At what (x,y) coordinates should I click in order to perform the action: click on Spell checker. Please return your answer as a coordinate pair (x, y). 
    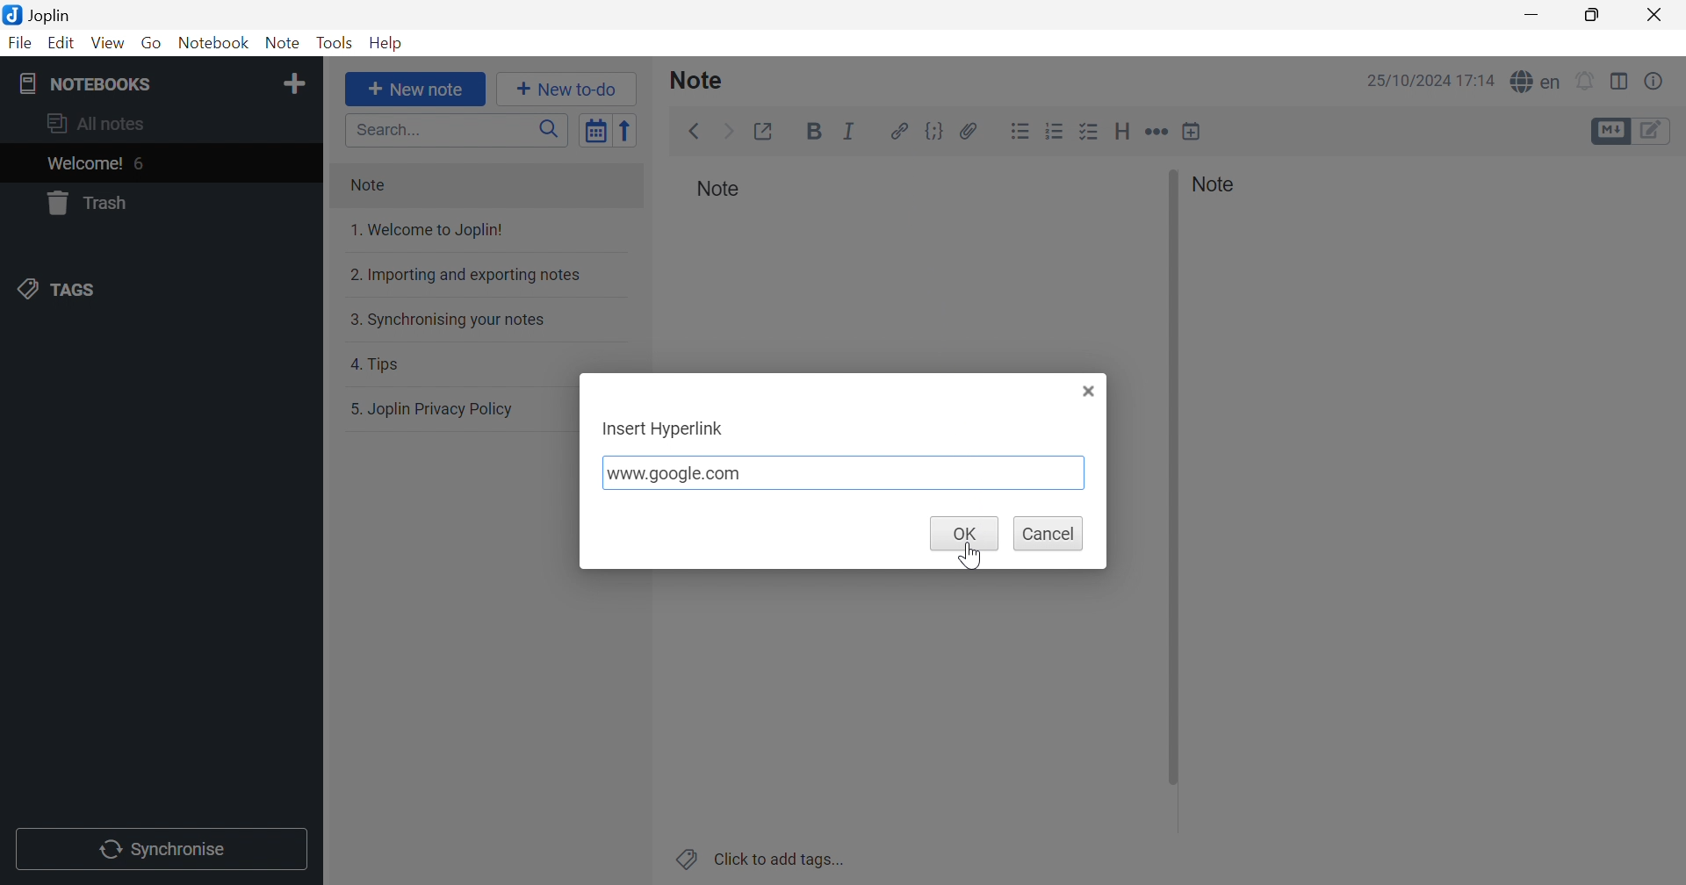
    Looking at the image, I should click on (1535, 83).